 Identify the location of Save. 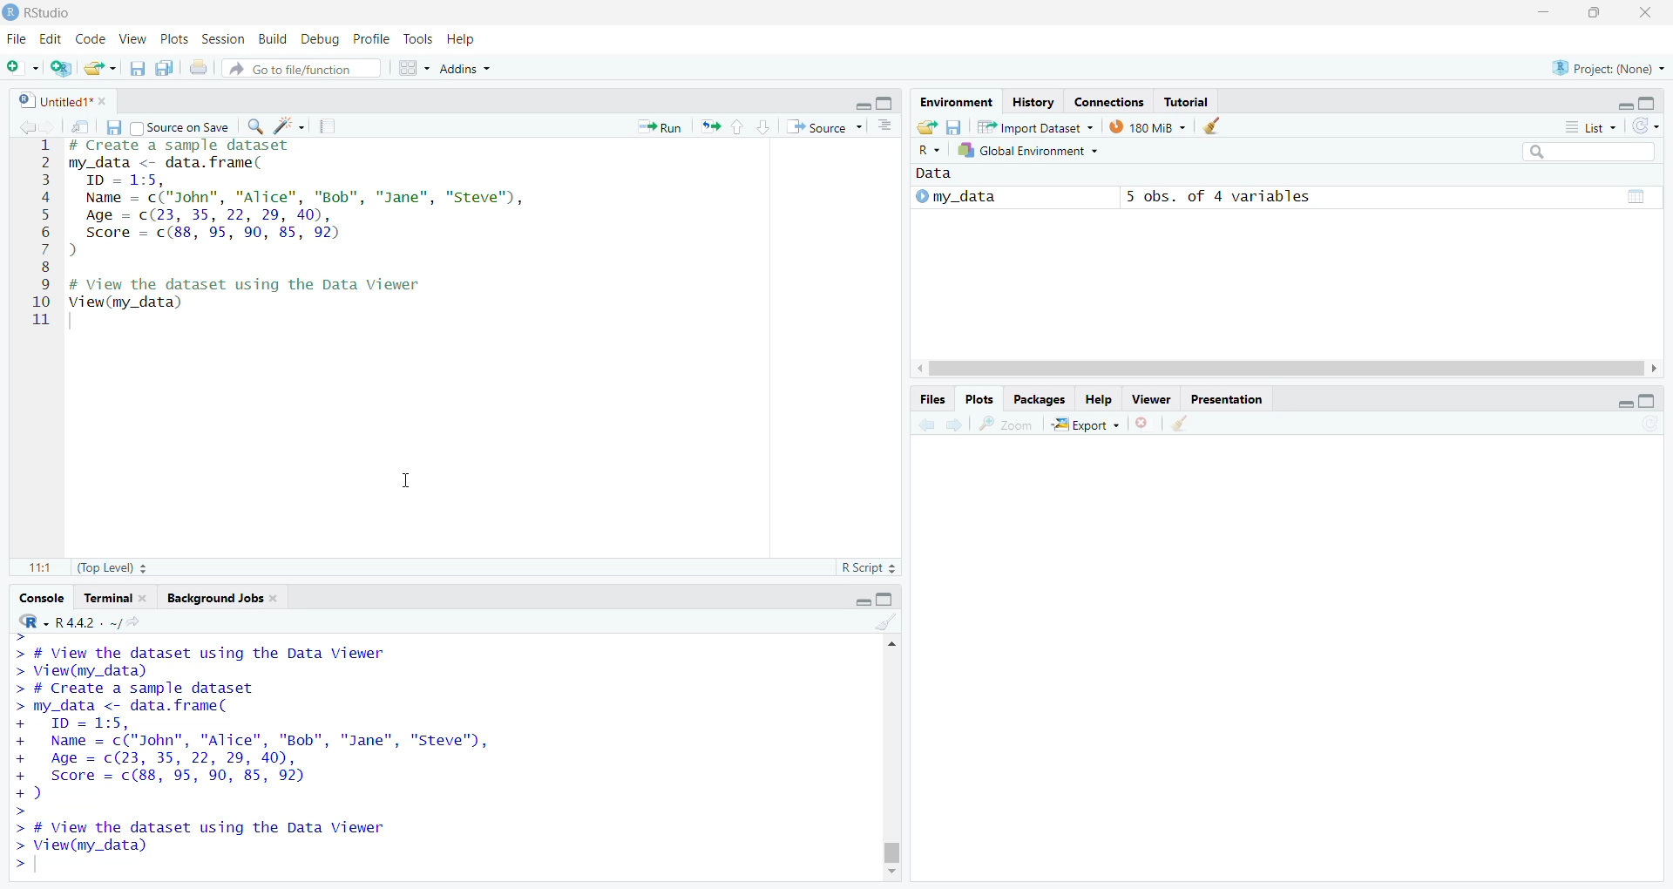
(115, 126).